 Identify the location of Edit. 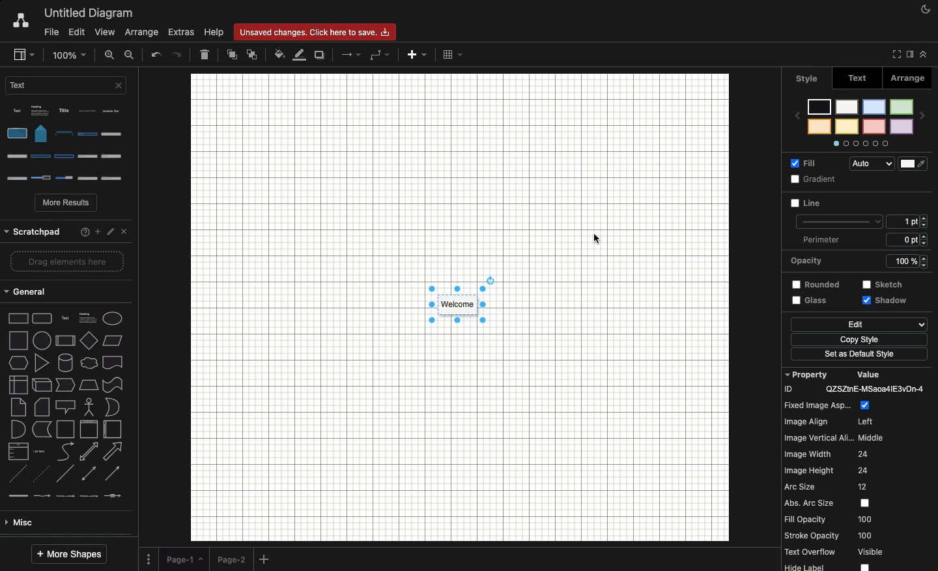
(809, 302).